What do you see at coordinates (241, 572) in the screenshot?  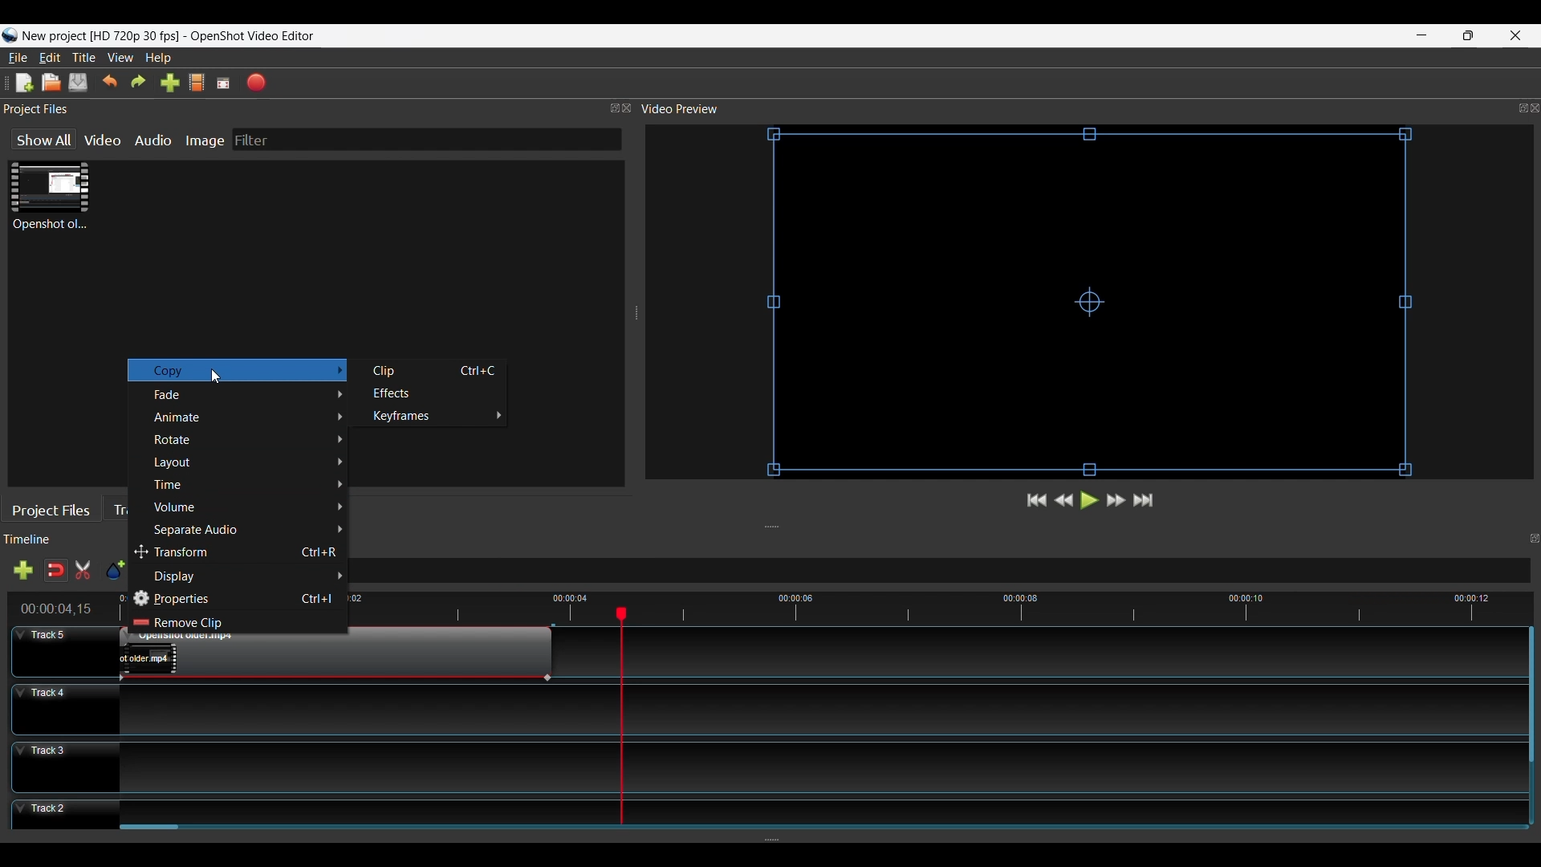 I see `display` at bounding box center [241, 572].